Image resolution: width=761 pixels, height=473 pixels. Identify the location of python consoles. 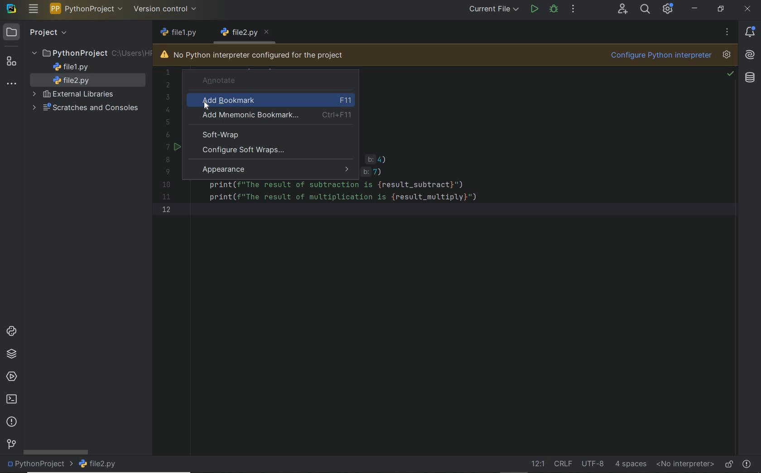
(11, 332).